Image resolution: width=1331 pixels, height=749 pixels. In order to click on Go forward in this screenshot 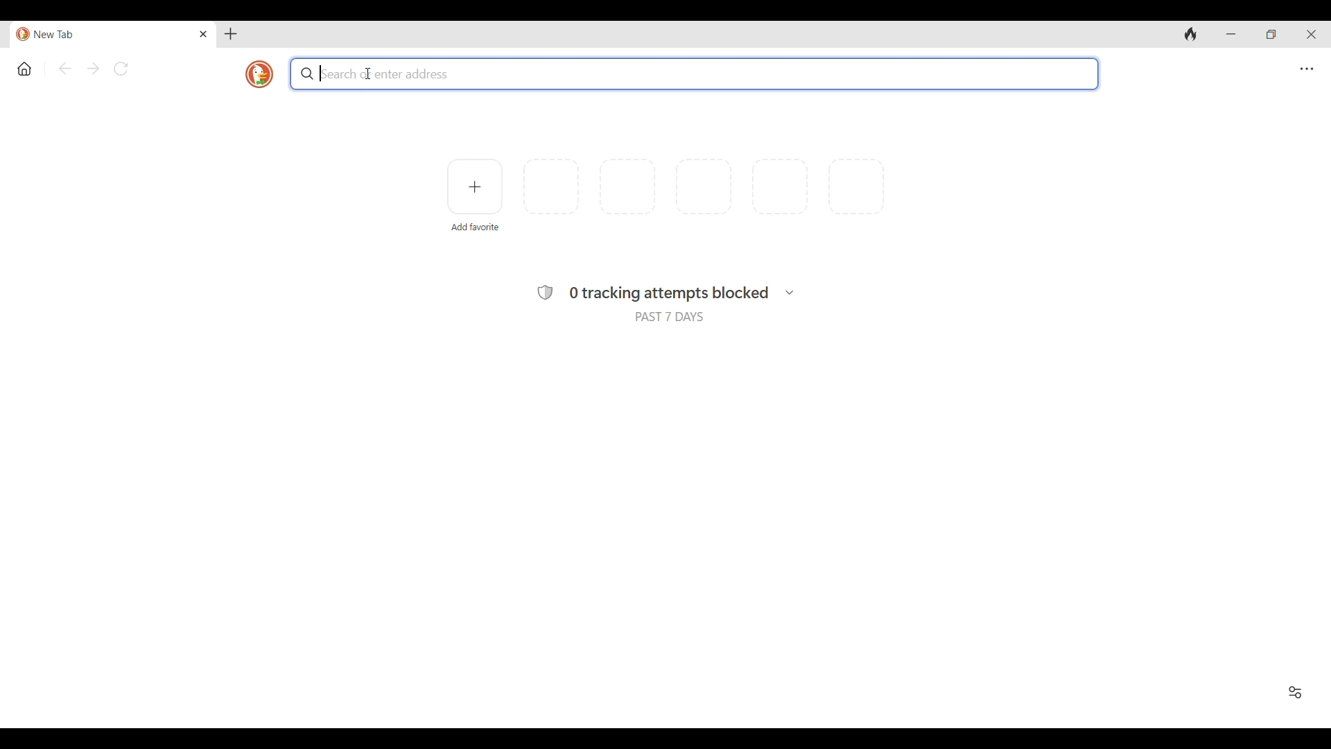, I will do `click(93, 68)`.